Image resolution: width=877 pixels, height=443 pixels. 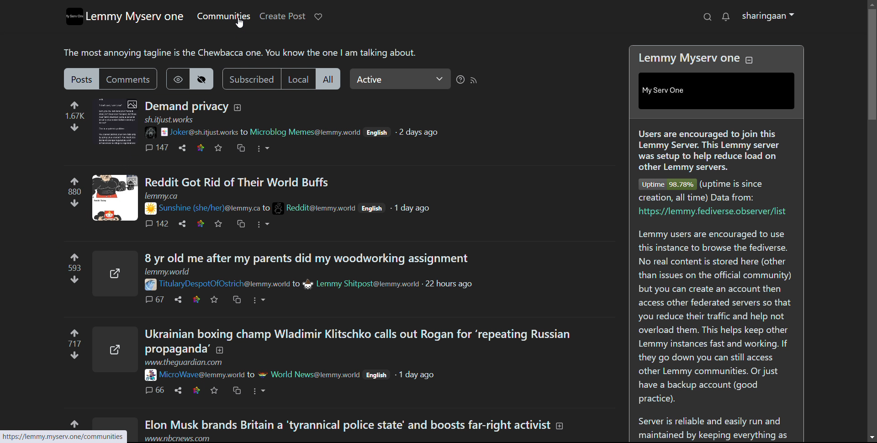 What do you see at coordinates (178, 300) in the screenshot?
I see `share` at bounding box center [178, 300].